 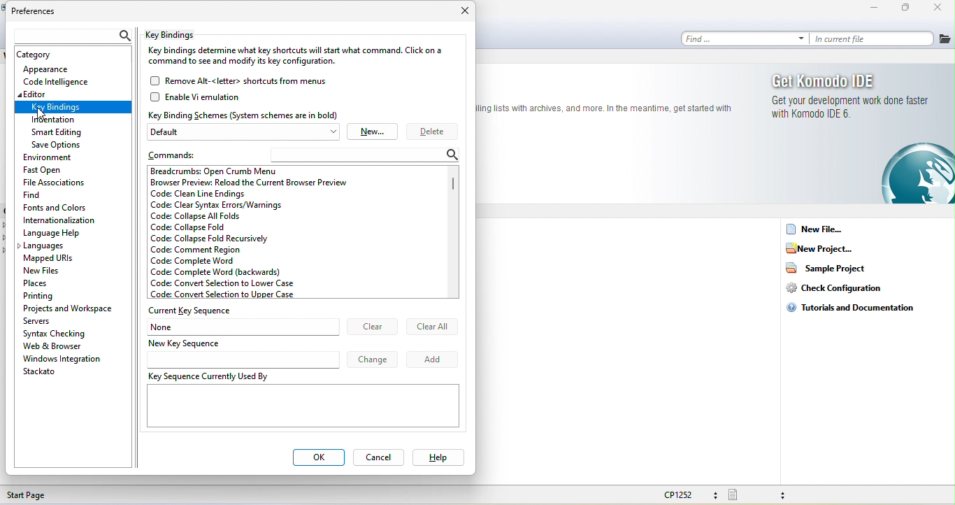 I want to click on clear, so click(x=372, y=327).